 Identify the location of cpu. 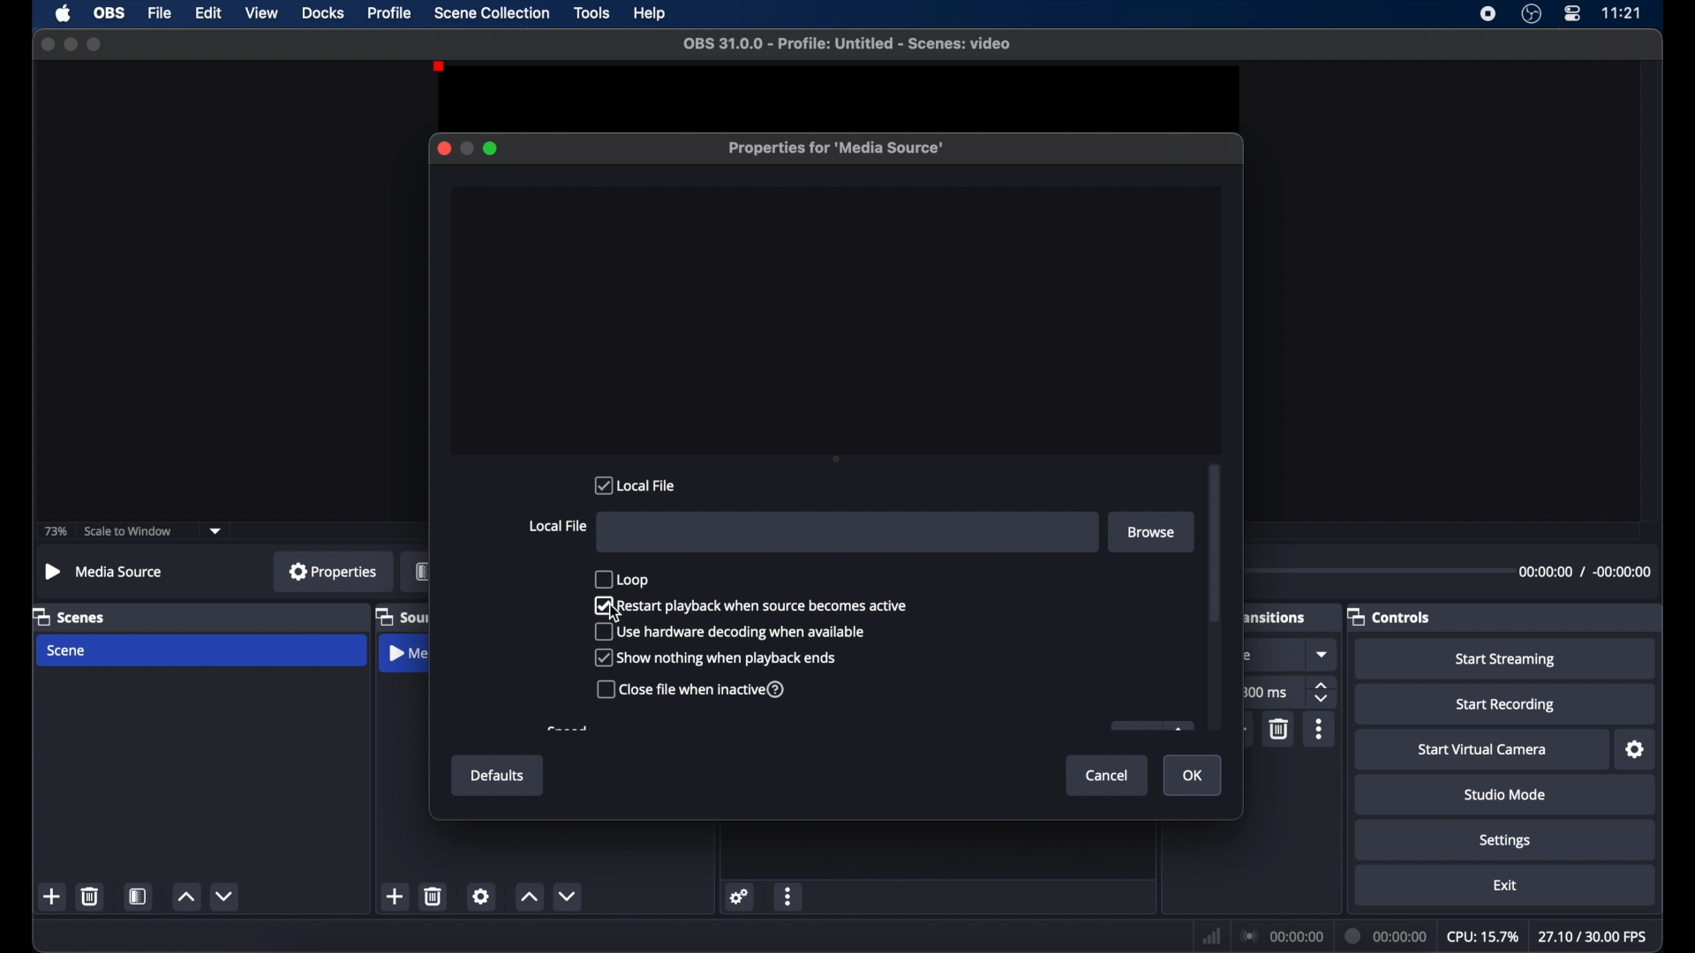
(1483, 937).